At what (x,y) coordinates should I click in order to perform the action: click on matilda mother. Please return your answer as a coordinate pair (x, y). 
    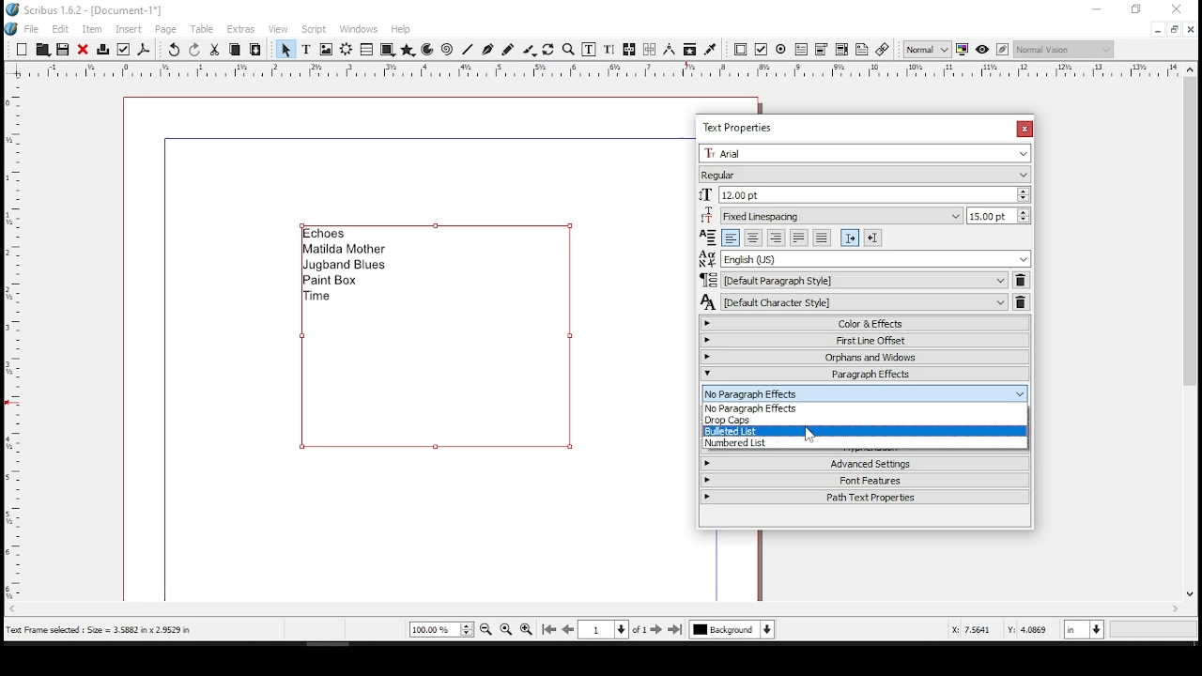
    Looking at the image, I should click on (345, 250).